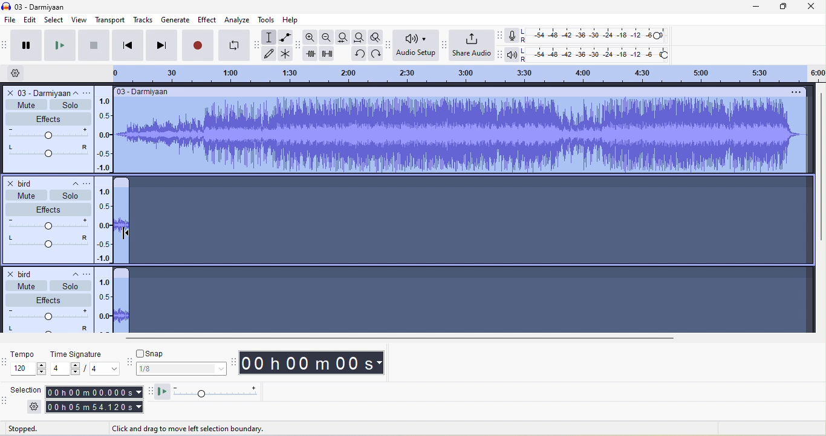  What do you see at coordinates (360, 38) in the screenshot?
I see `fit project to width` at bounding box center [360, 38].